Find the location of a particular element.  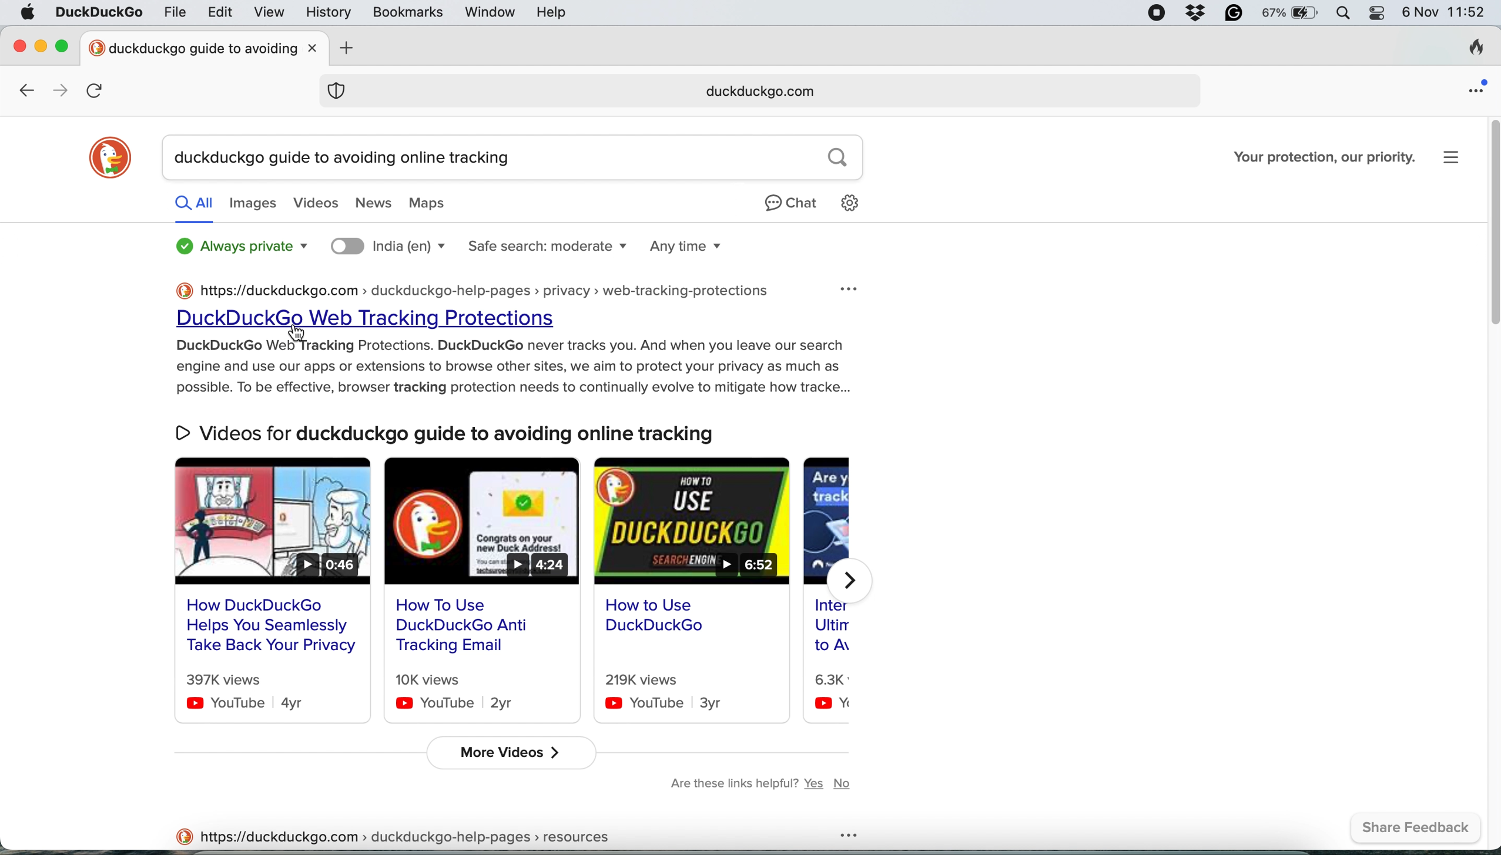

6.3k is located at coordinates (827, 680).